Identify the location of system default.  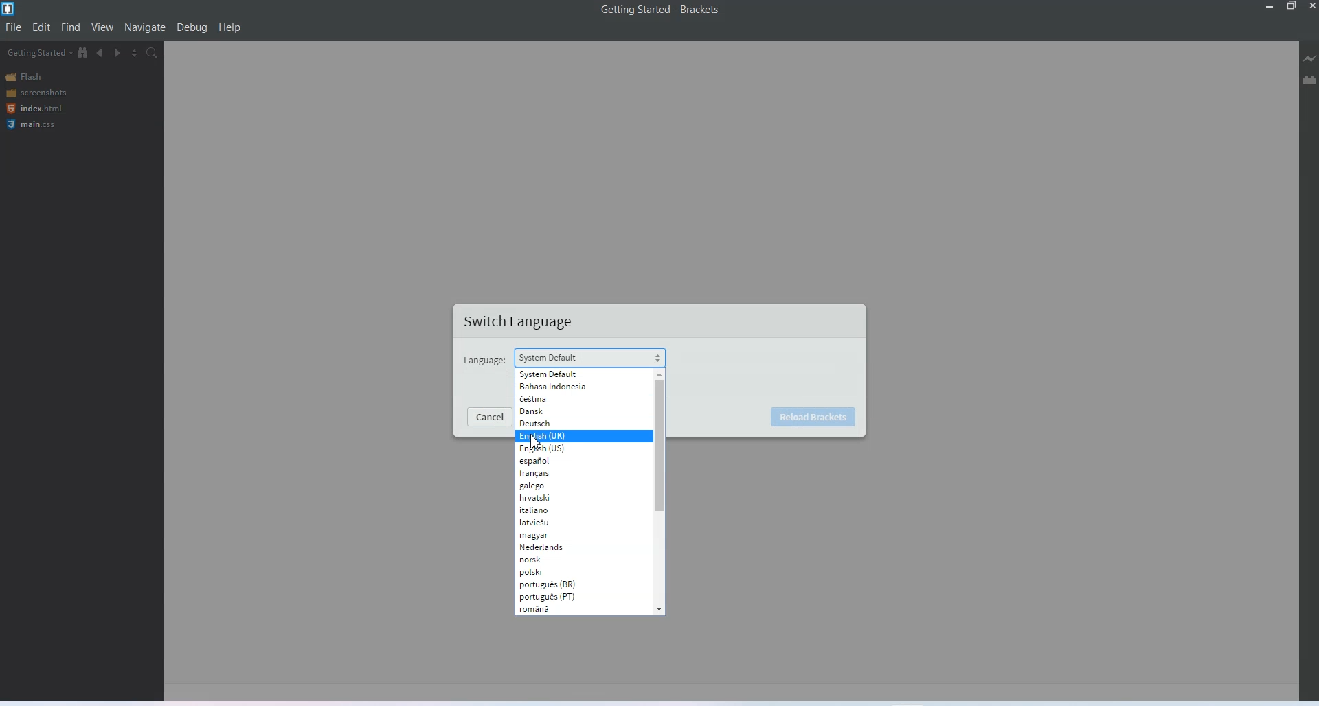
(548, 356).